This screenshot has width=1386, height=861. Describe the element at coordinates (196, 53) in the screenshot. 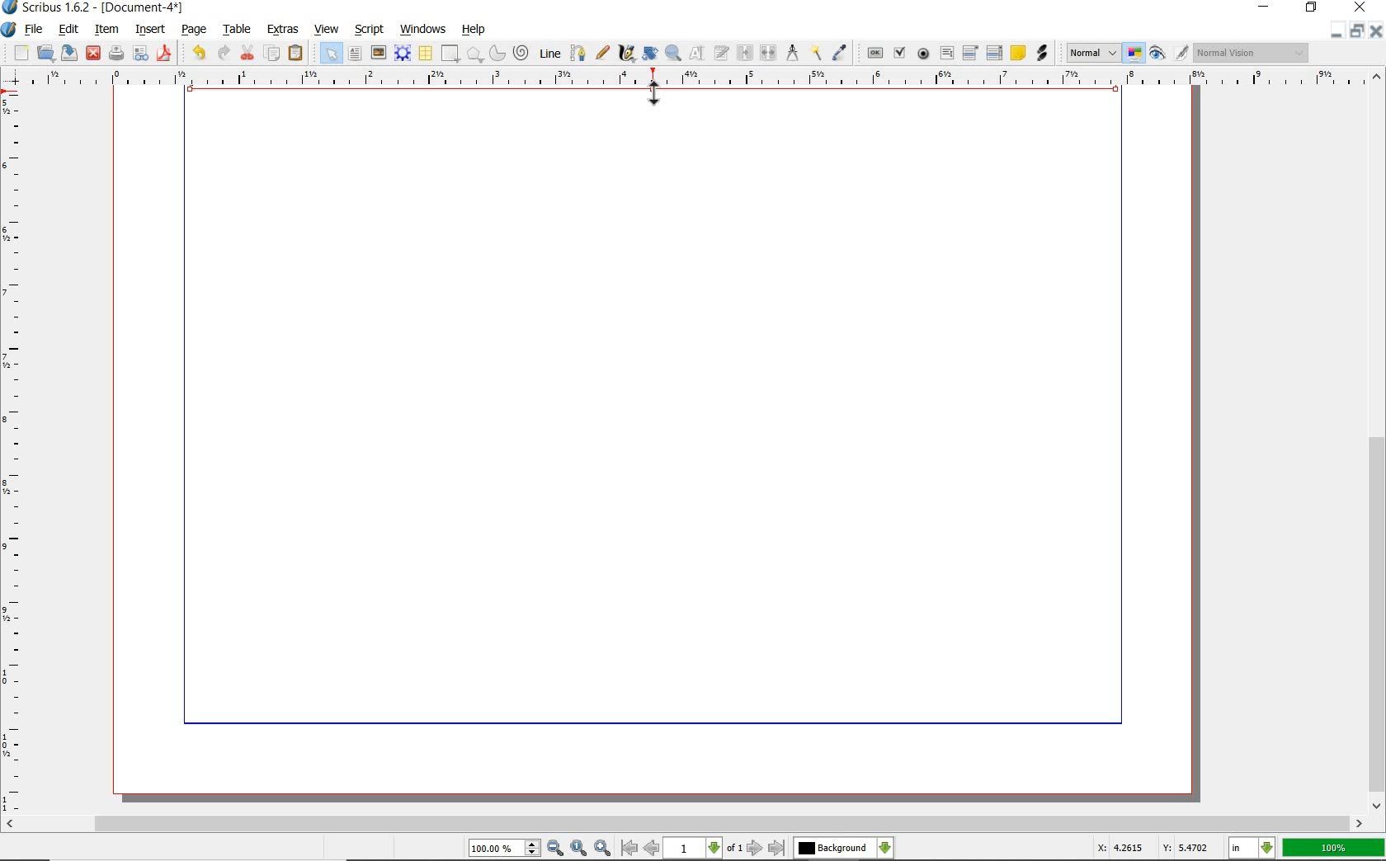

I see `undo` at that location.